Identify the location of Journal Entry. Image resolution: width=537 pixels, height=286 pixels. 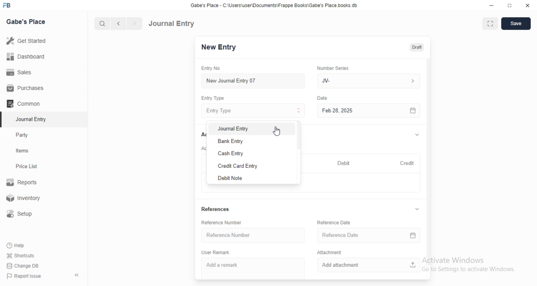
(235, 129).